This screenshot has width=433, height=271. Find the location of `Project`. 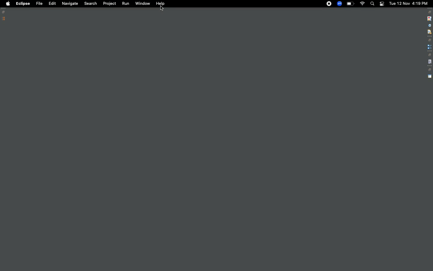

Project is located at coordinates (110, 4).